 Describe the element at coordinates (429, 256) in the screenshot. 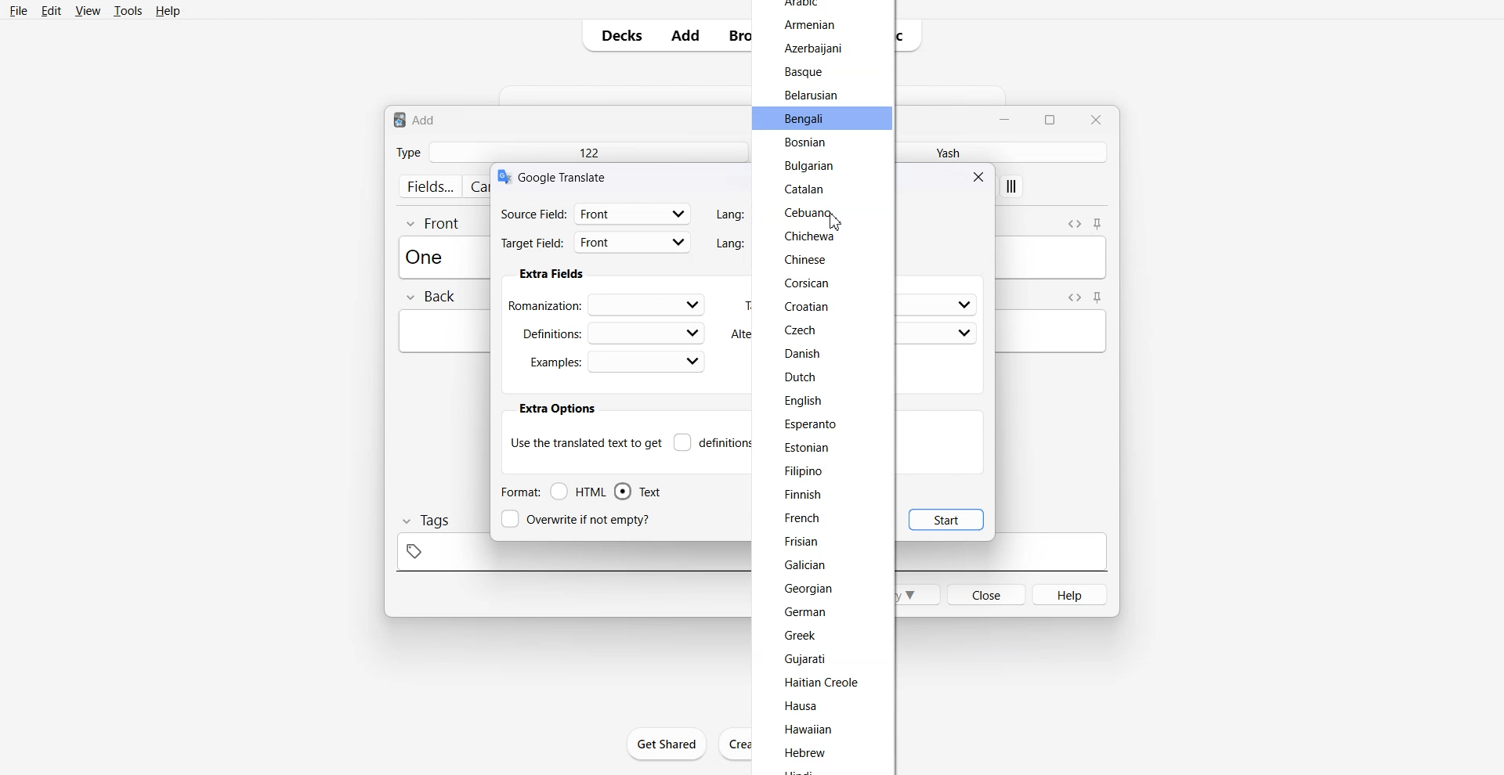

I see `Text` at that location.